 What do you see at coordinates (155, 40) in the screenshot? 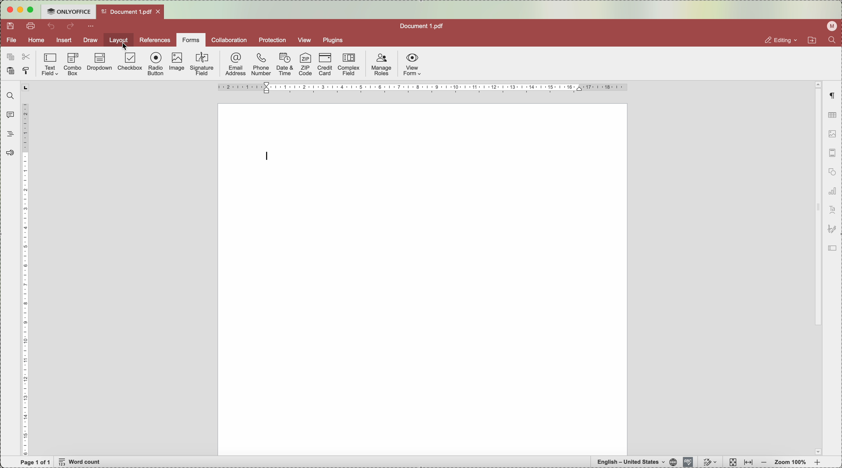
I see `references` at bounding box center [155, 40].